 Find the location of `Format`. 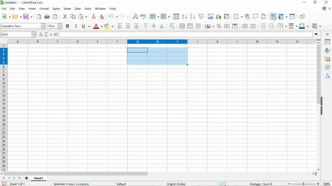

Format is located at coordinates (44, 9).